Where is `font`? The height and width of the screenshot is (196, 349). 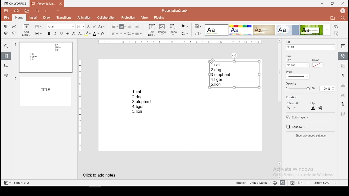 font is located at coordinates (61, 26).